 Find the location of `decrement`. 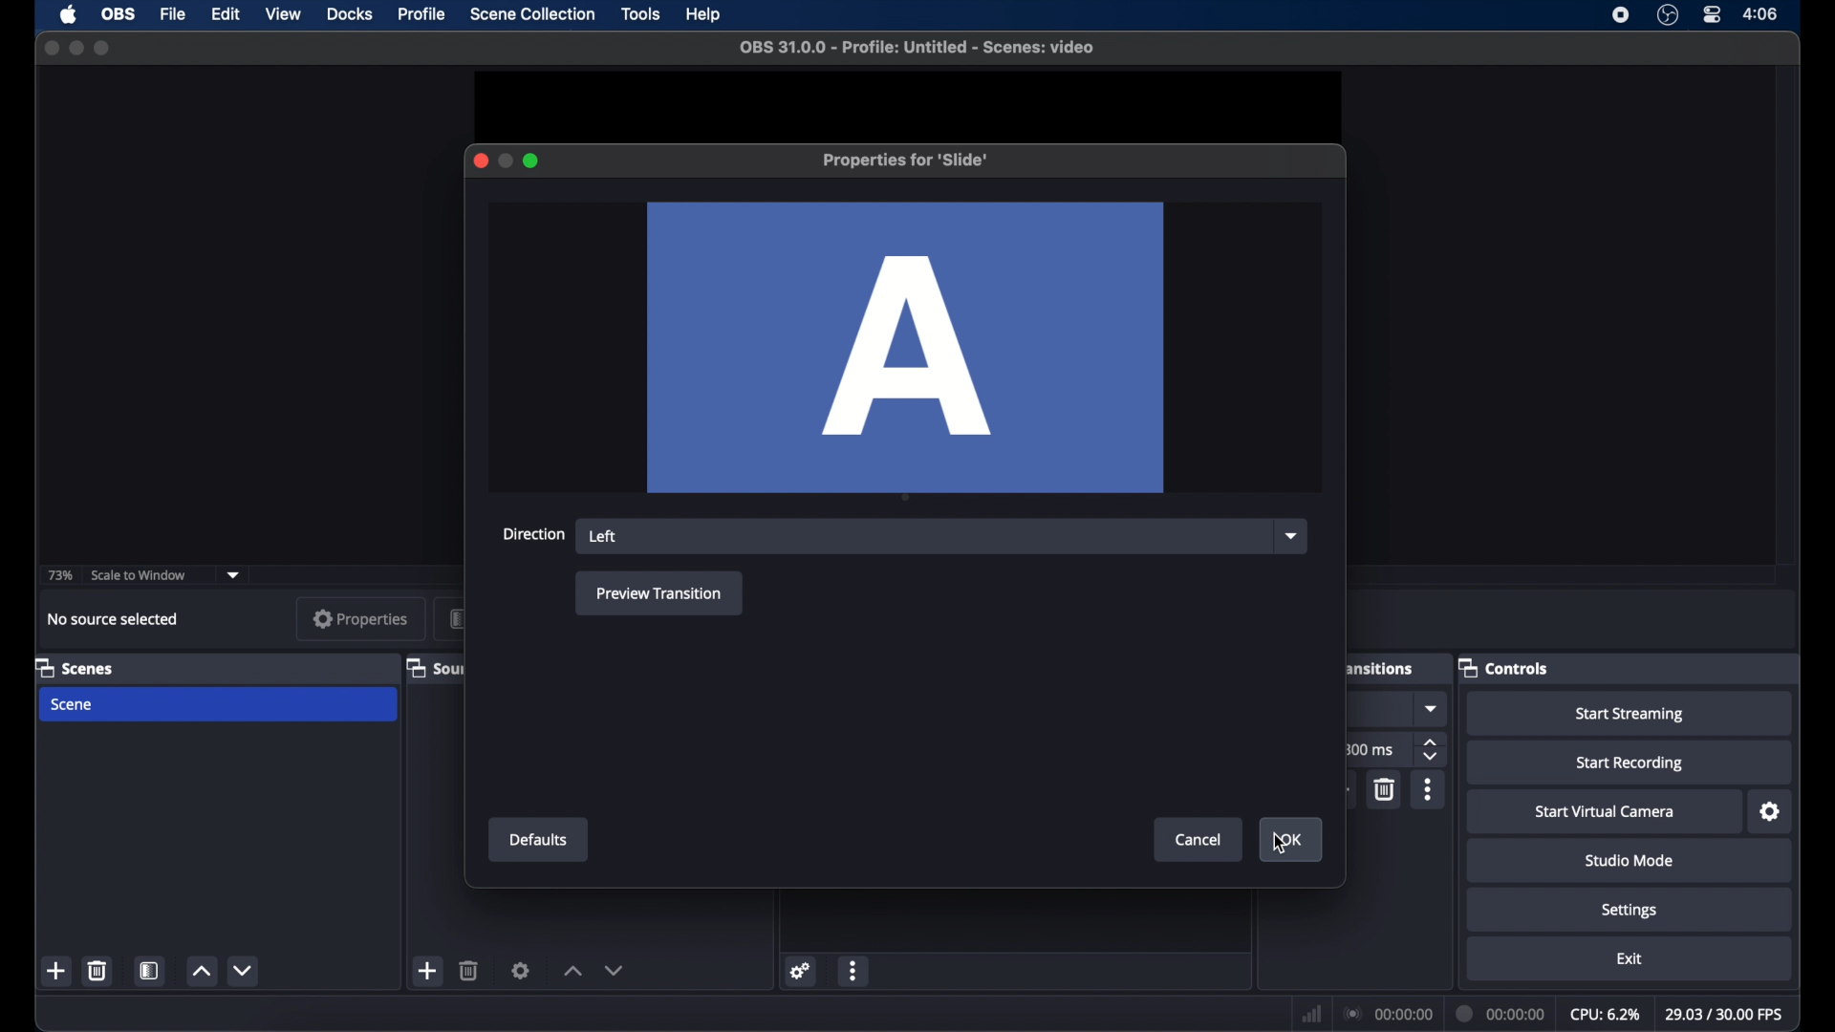

decrement is located at coordinates (245, 970).